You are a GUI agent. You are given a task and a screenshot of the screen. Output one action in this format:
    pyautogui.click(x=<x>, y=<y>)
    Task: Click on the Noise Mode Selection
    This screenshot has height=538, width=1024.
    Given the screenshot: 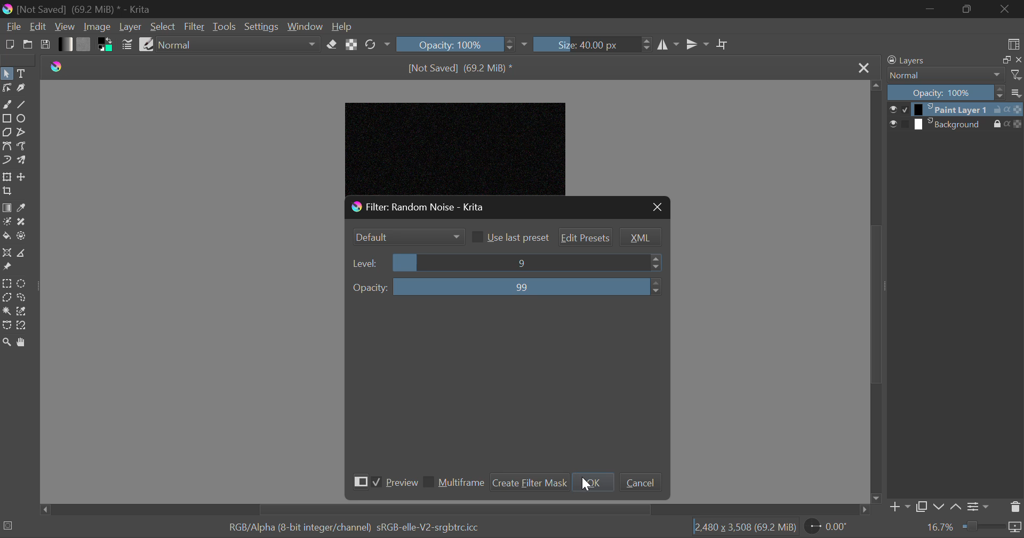 What is the action you would take?
    pyautogui.click(x=407, y=235)
    